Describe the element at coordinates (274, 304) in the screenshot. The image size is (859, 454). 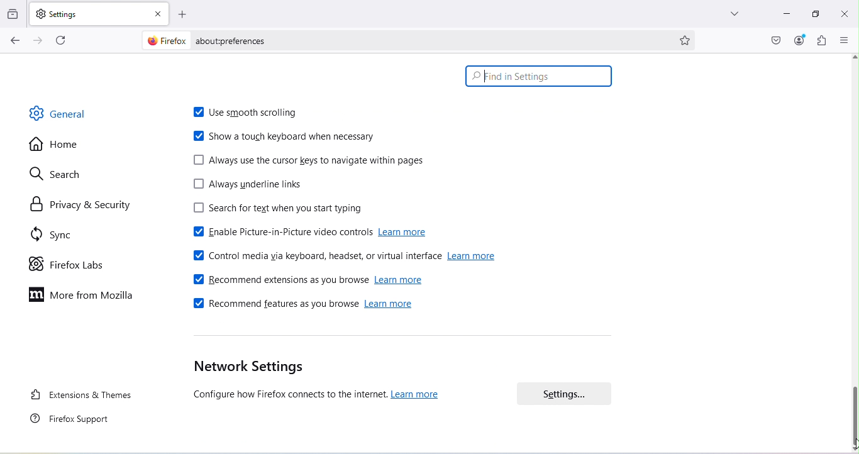
I see `Recommend features as you browse` at that location.